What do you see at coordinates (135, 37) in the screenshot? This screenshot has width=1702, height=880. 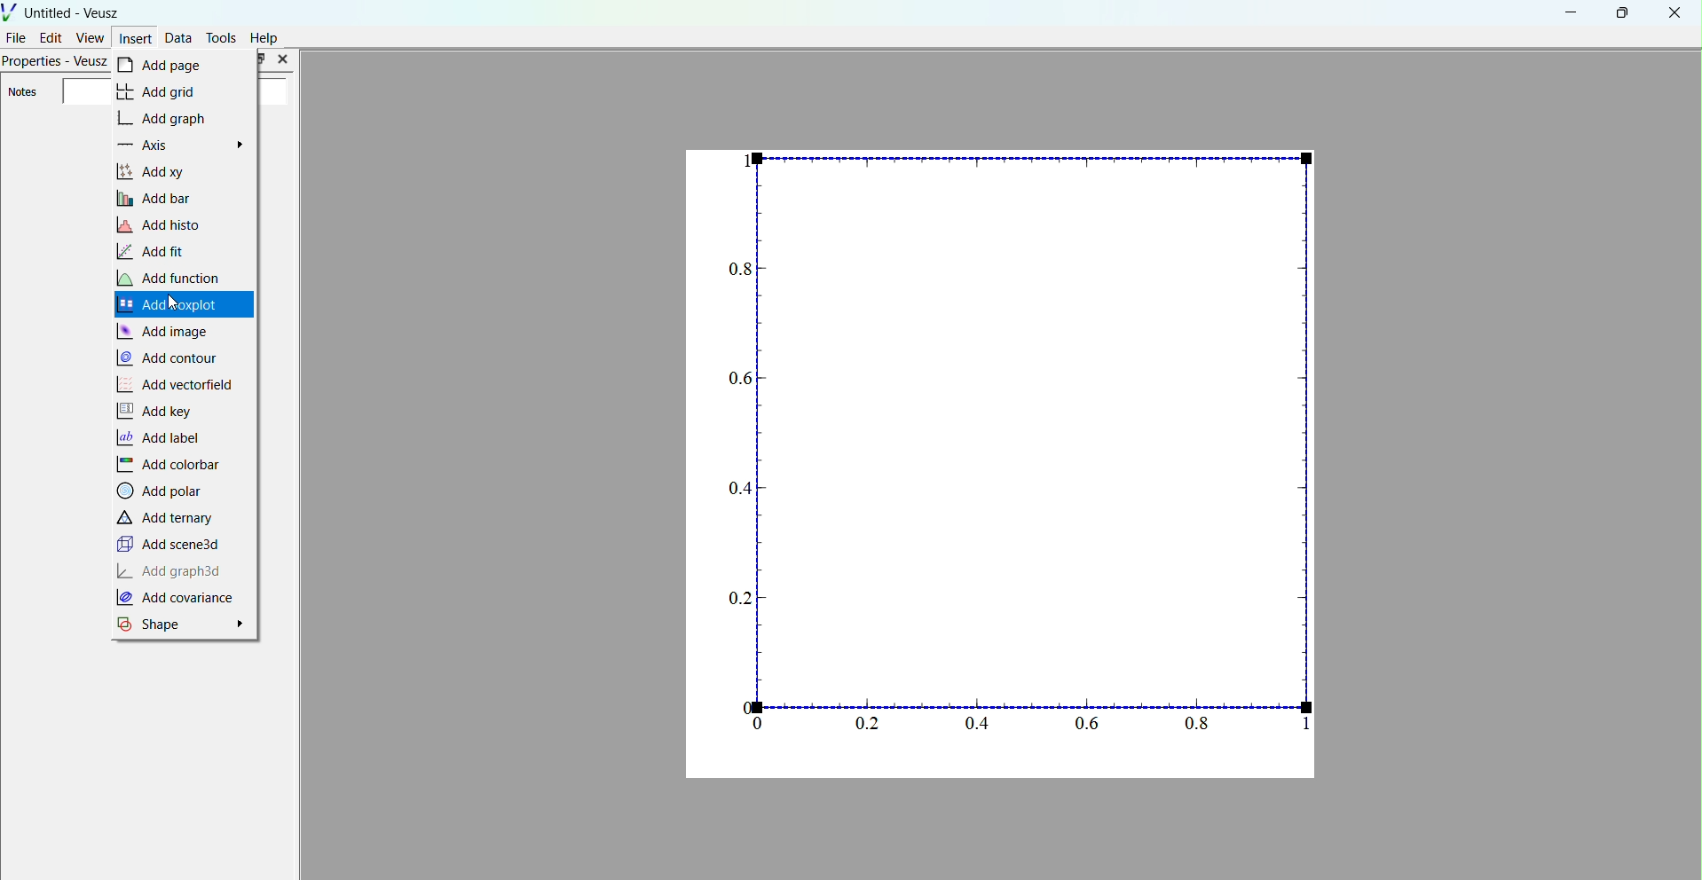 I see `Insert` at bounding box center [135, 37].